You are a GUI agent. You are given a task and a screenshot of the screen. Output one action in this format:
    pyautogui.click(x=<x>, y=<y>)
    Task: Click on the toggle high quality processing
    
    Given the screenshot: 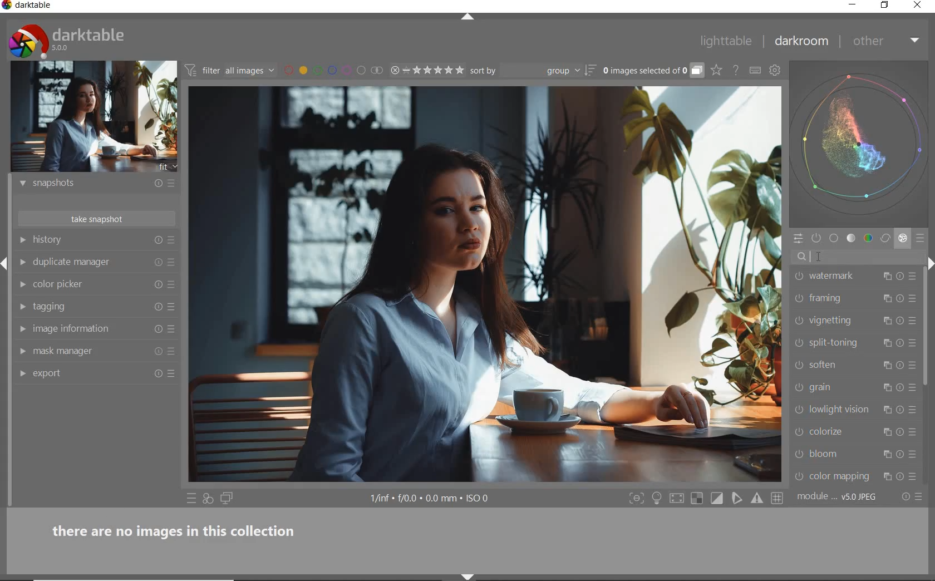 What is the action you would take?
    pyautogui.click(x=678, y=499)
    